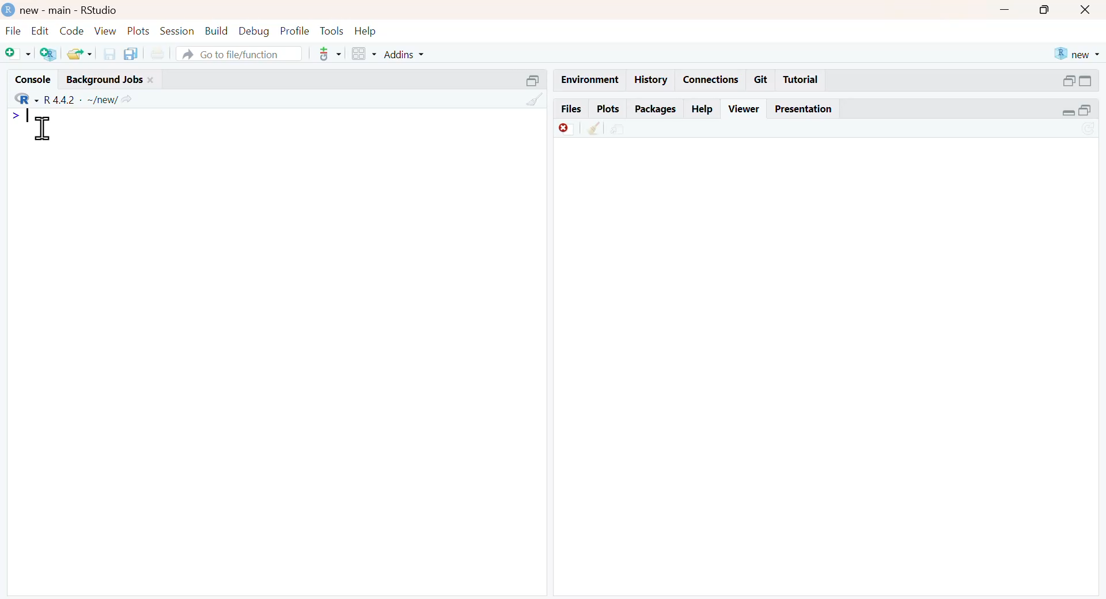 The image size is (1106, 599). What do you see at coordinates (105, 80) in the screenshot?
I see `Background jobs` at bounding box center [105, 80].